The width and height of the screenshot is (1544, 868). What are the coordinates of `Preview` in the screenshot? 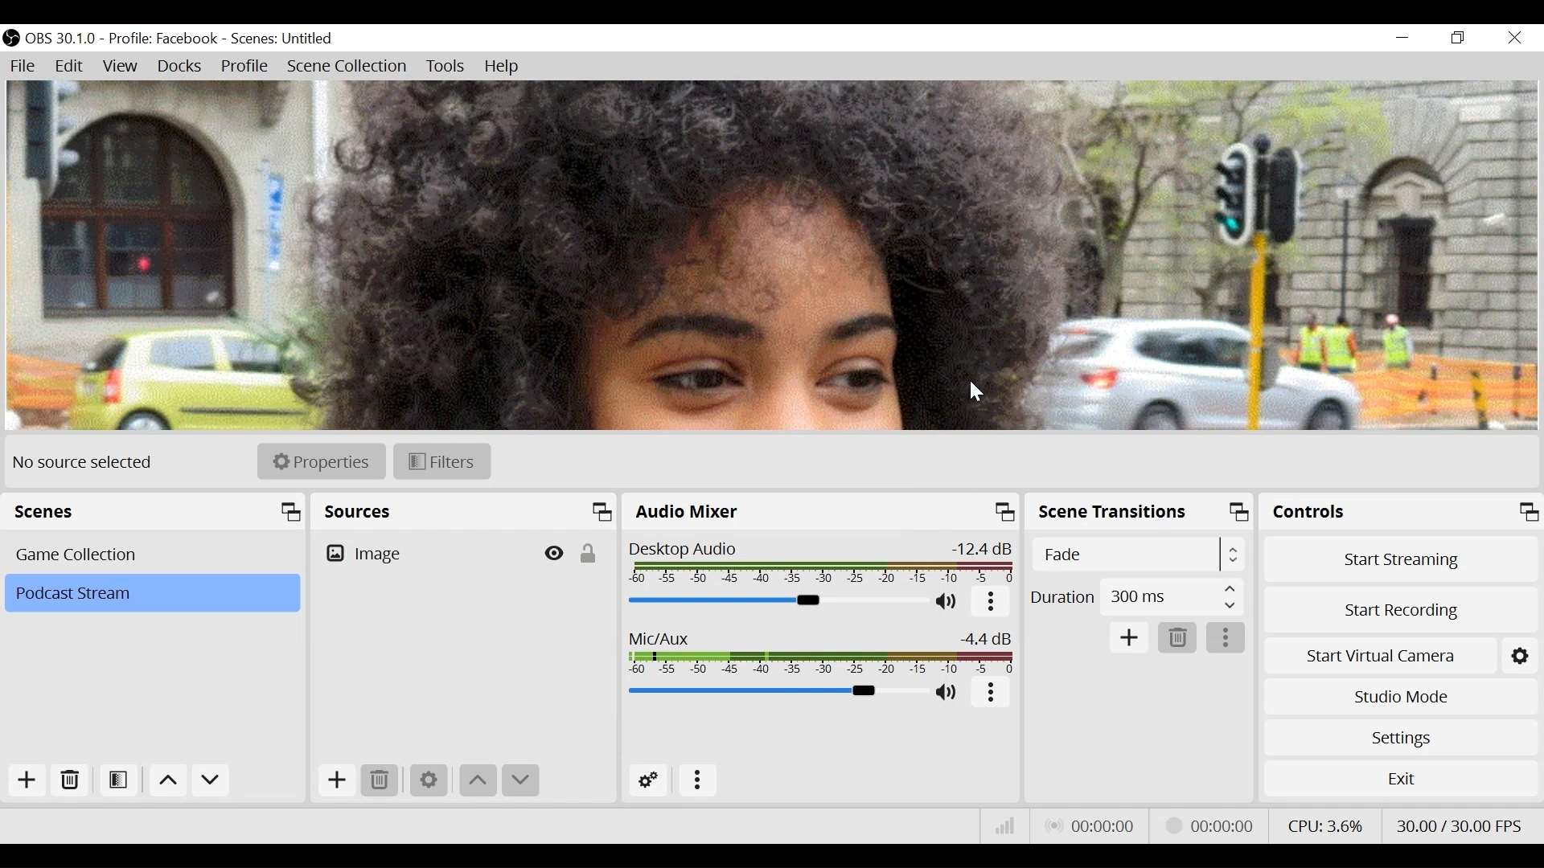 It's located at (766, 257).